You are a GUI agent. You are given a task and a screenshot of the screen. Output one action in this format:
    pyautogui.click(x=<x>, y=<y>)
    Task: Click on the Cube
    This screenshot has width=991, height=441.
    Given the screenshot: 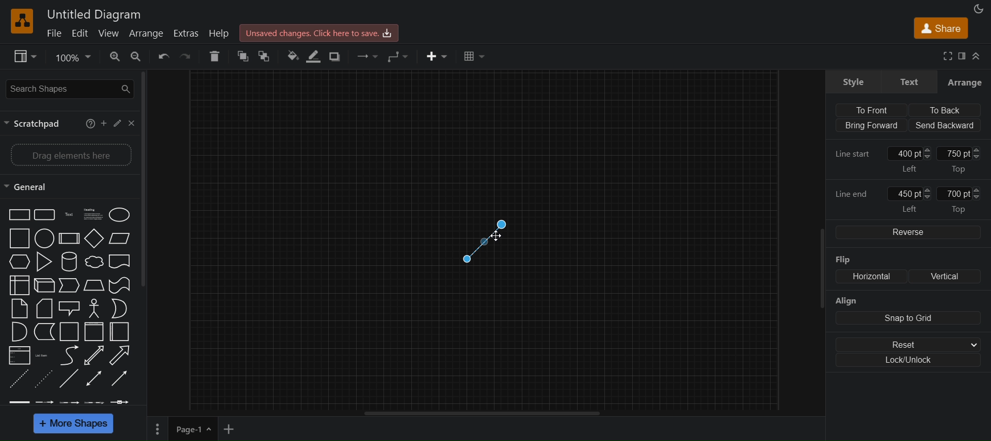 What is the action you would take?
    pyautogui.click(x=43, y=285)
    